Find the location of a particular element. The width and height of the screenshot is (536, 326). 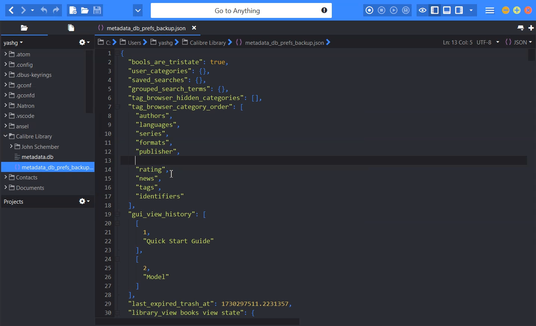

File is located at coordinates (53, 167).